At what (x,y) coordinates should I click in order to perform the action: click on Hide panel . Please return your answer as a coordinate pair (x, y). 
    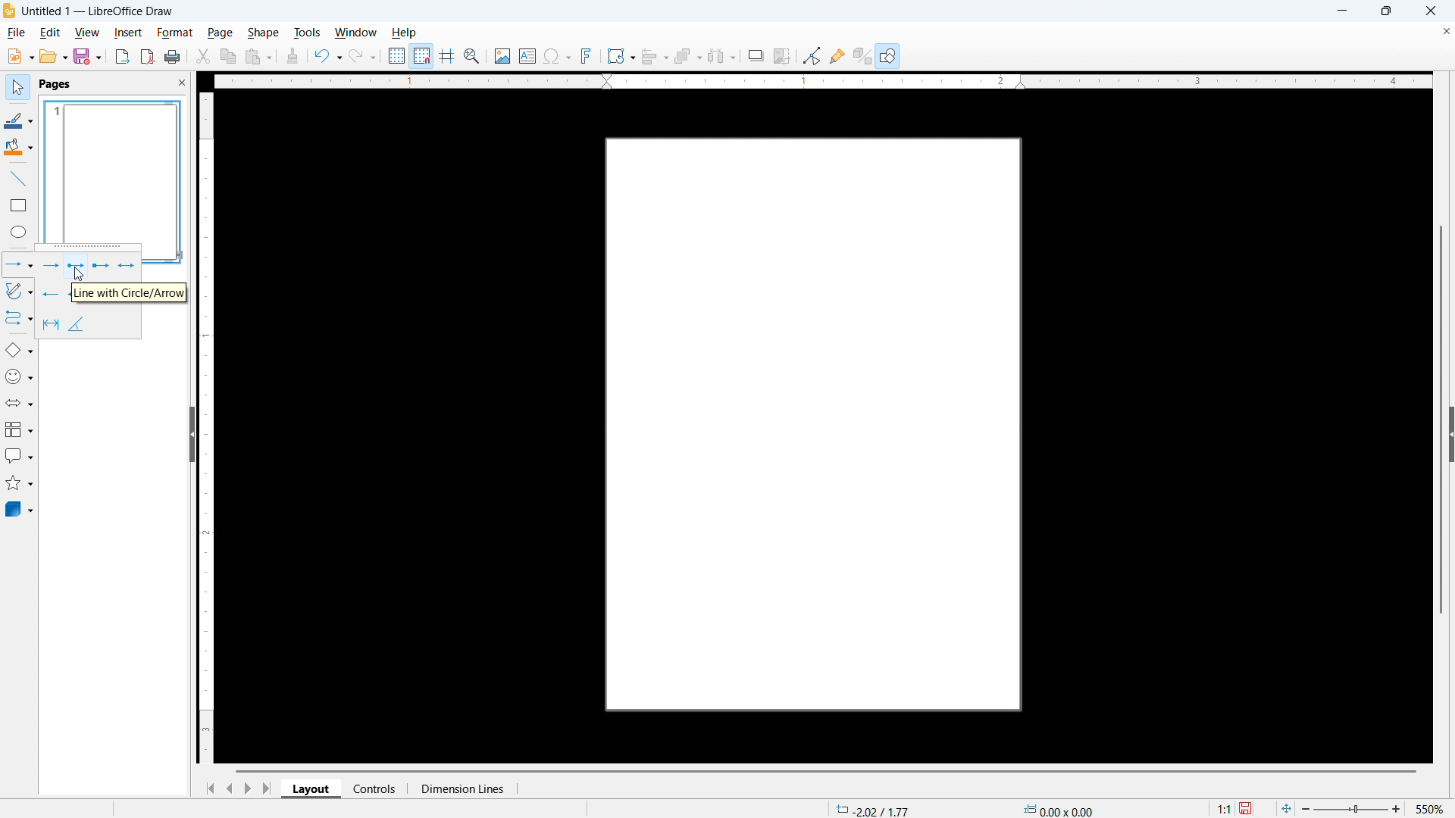
    Looking at the image, I should click on (191, 432).